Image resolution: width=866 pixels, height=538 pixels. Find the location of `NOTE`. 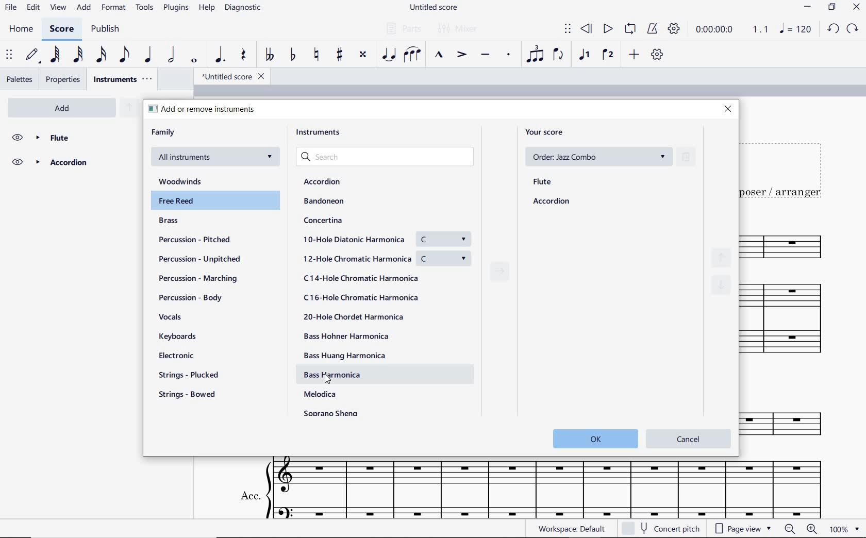

NOTE is located at coordinates (796, 30).